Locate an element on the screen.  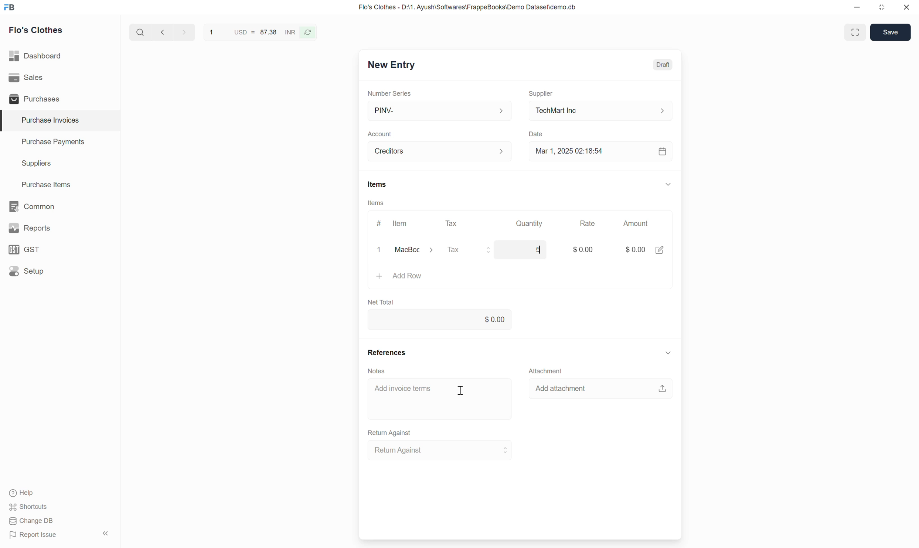
Draft is located at coordinates (663, 65).